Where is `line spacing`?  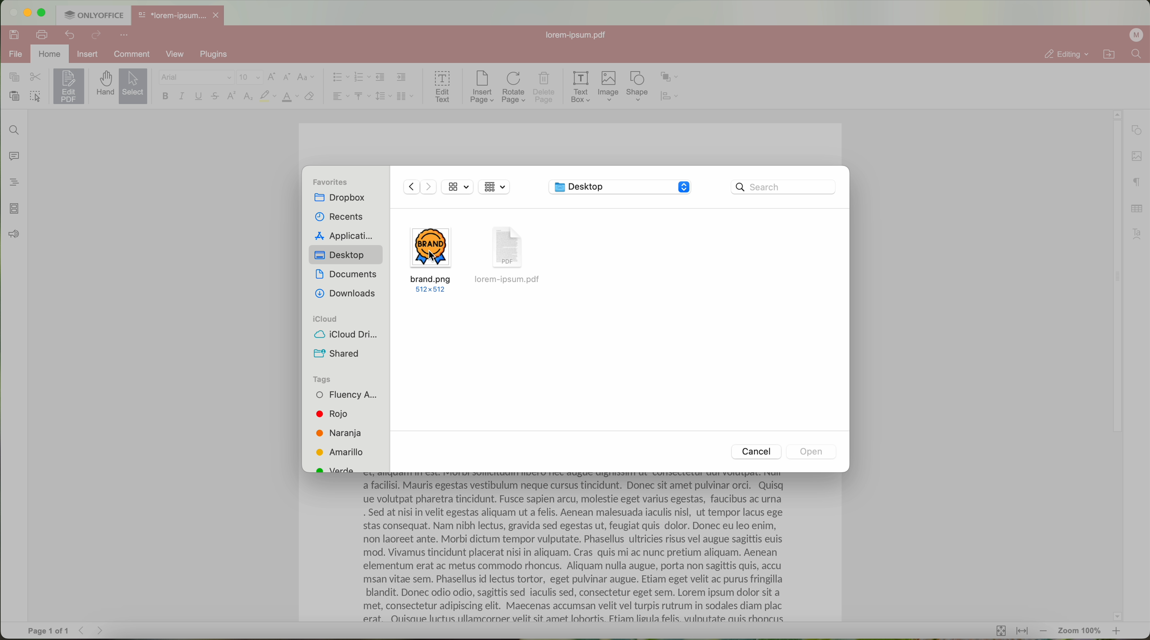
line spacing is located at coordinates (383, 96).